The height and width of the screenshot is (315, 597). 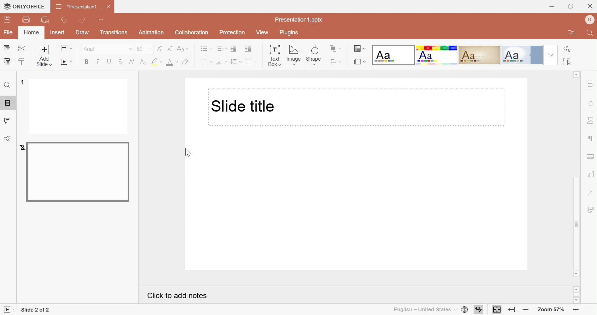 What do you see at coordinates (591, 174) in the screenshot?
I see `Chart settings` at bounding box center [591, 174].